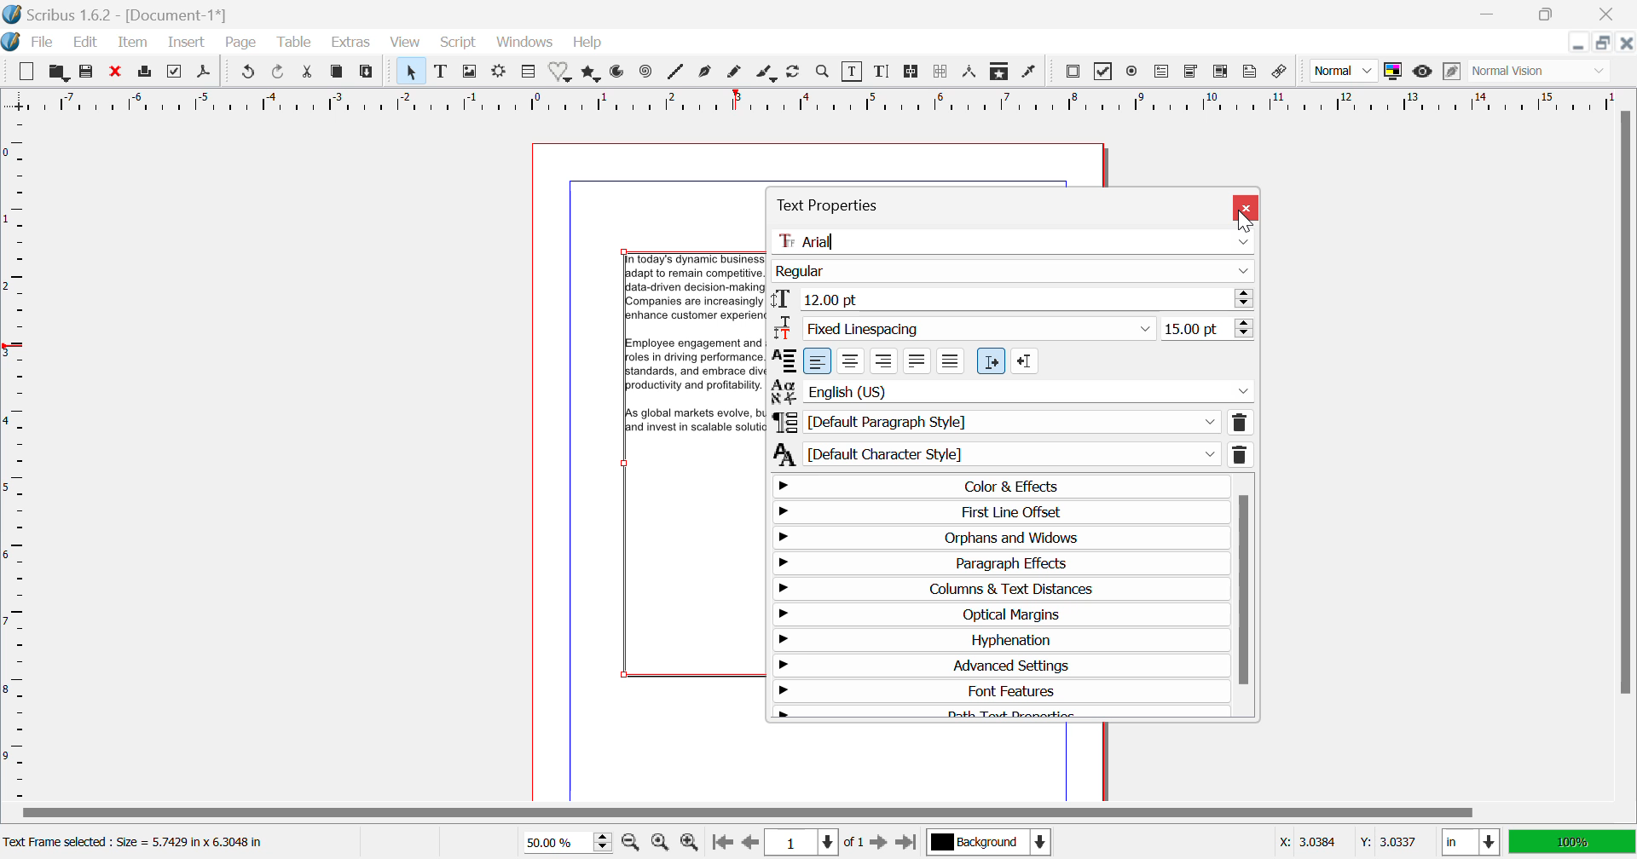 This screenshot has height=859, width=1637. What do you see at coordinates (1627, 44) in the screenshot?
I see `Close` at bounding box center [1627, 44].